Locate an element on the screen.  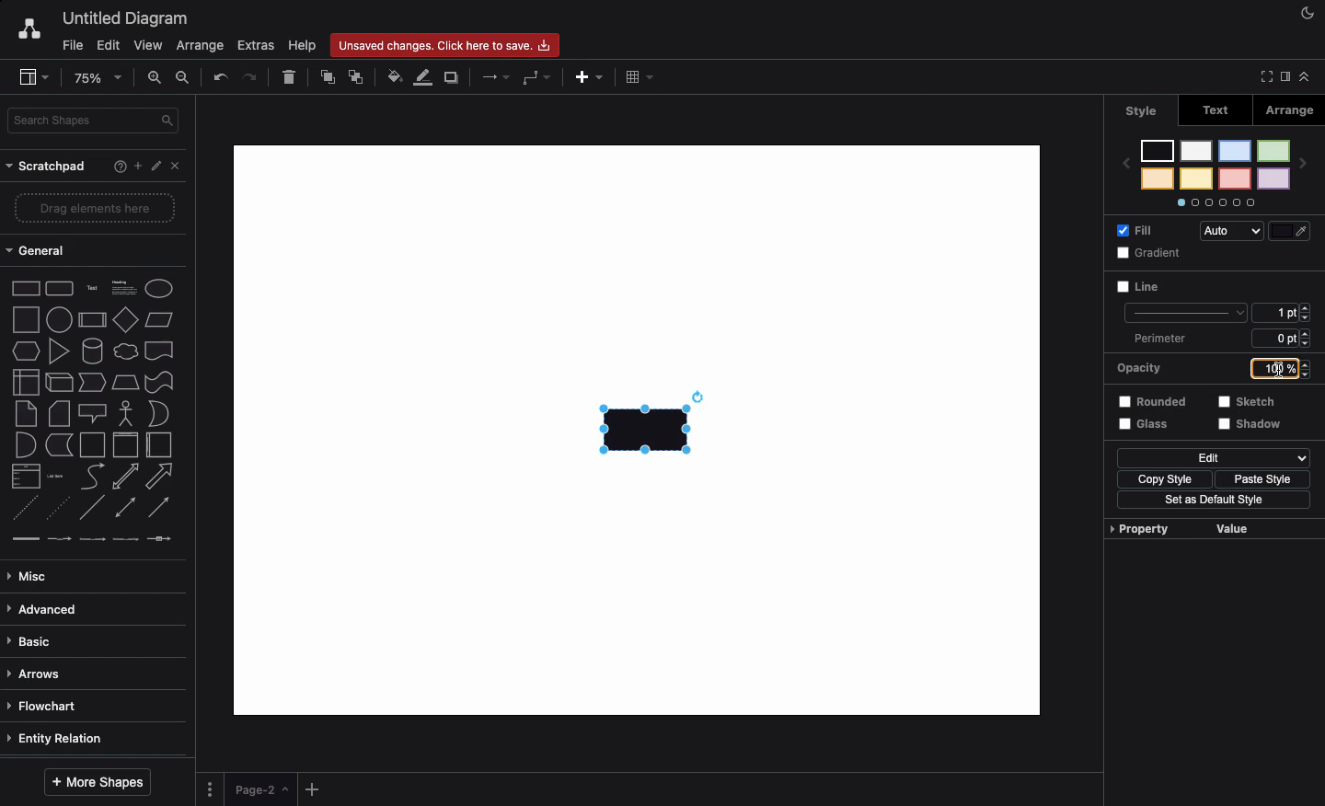
Line is located at coordinates (1145, 291).